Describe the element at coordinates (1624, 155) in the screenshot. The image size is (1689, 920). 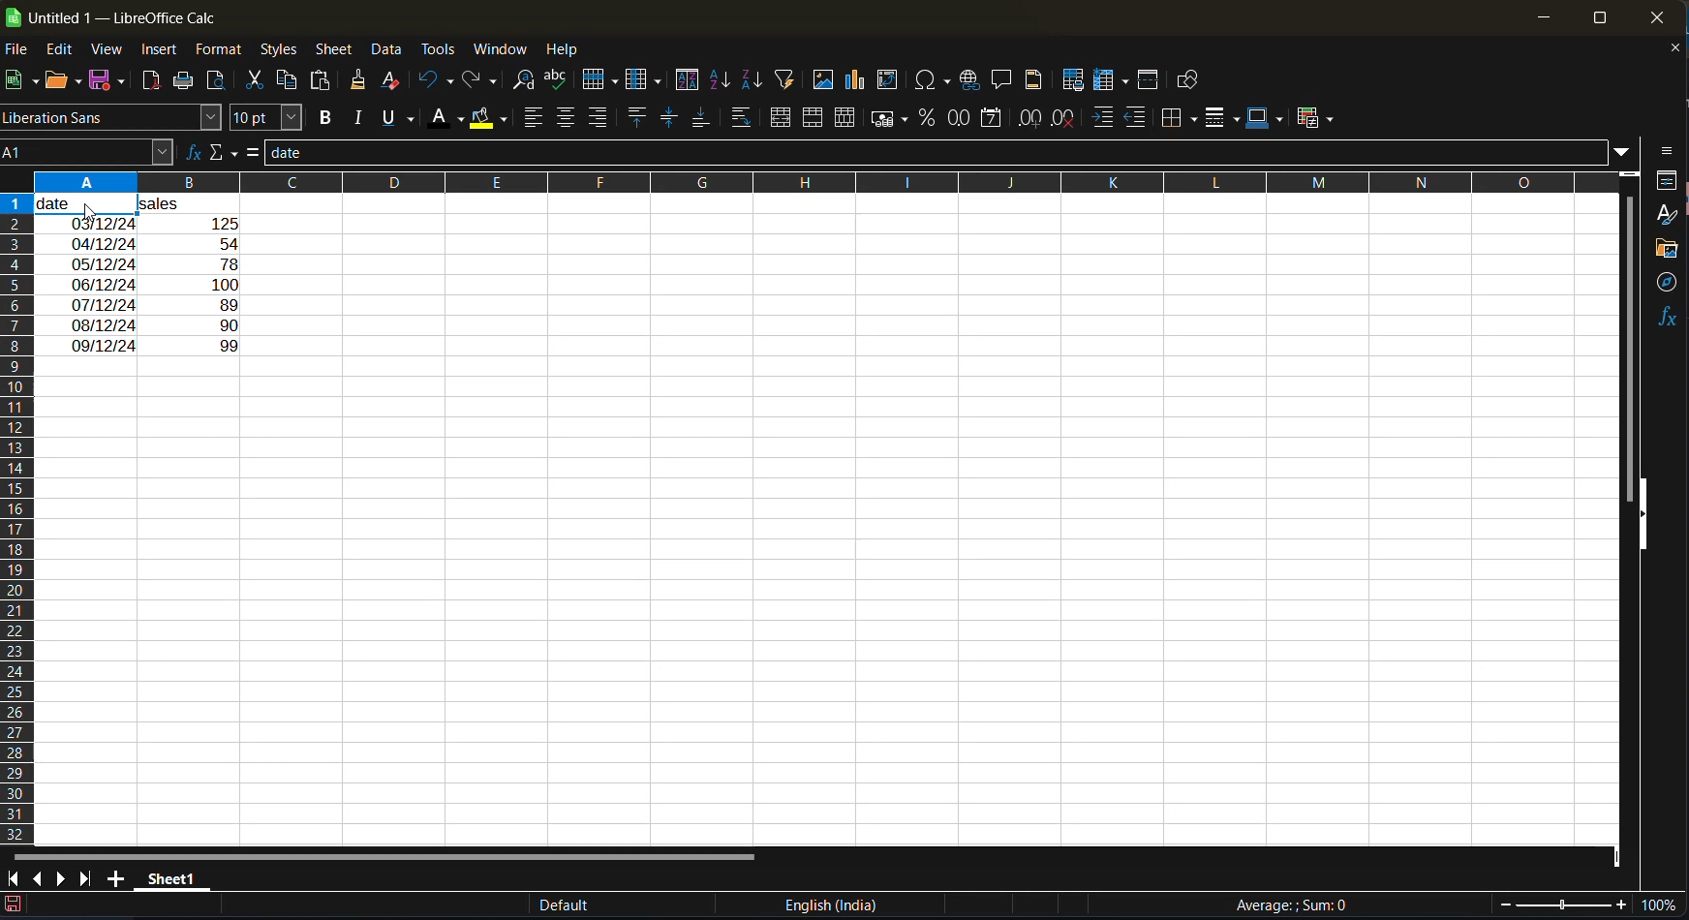
I see `expand formula bar` at that location.